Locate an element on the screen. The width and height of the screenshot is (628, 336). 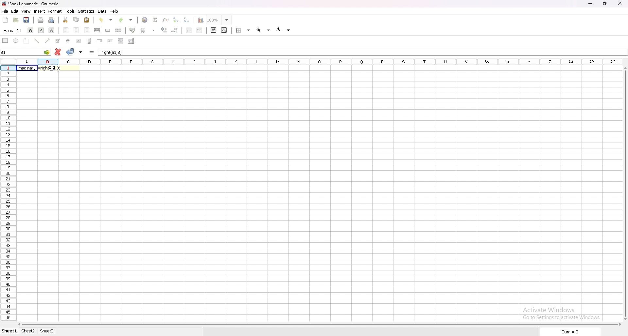
thousands separator is located at coordinates (154, 30).